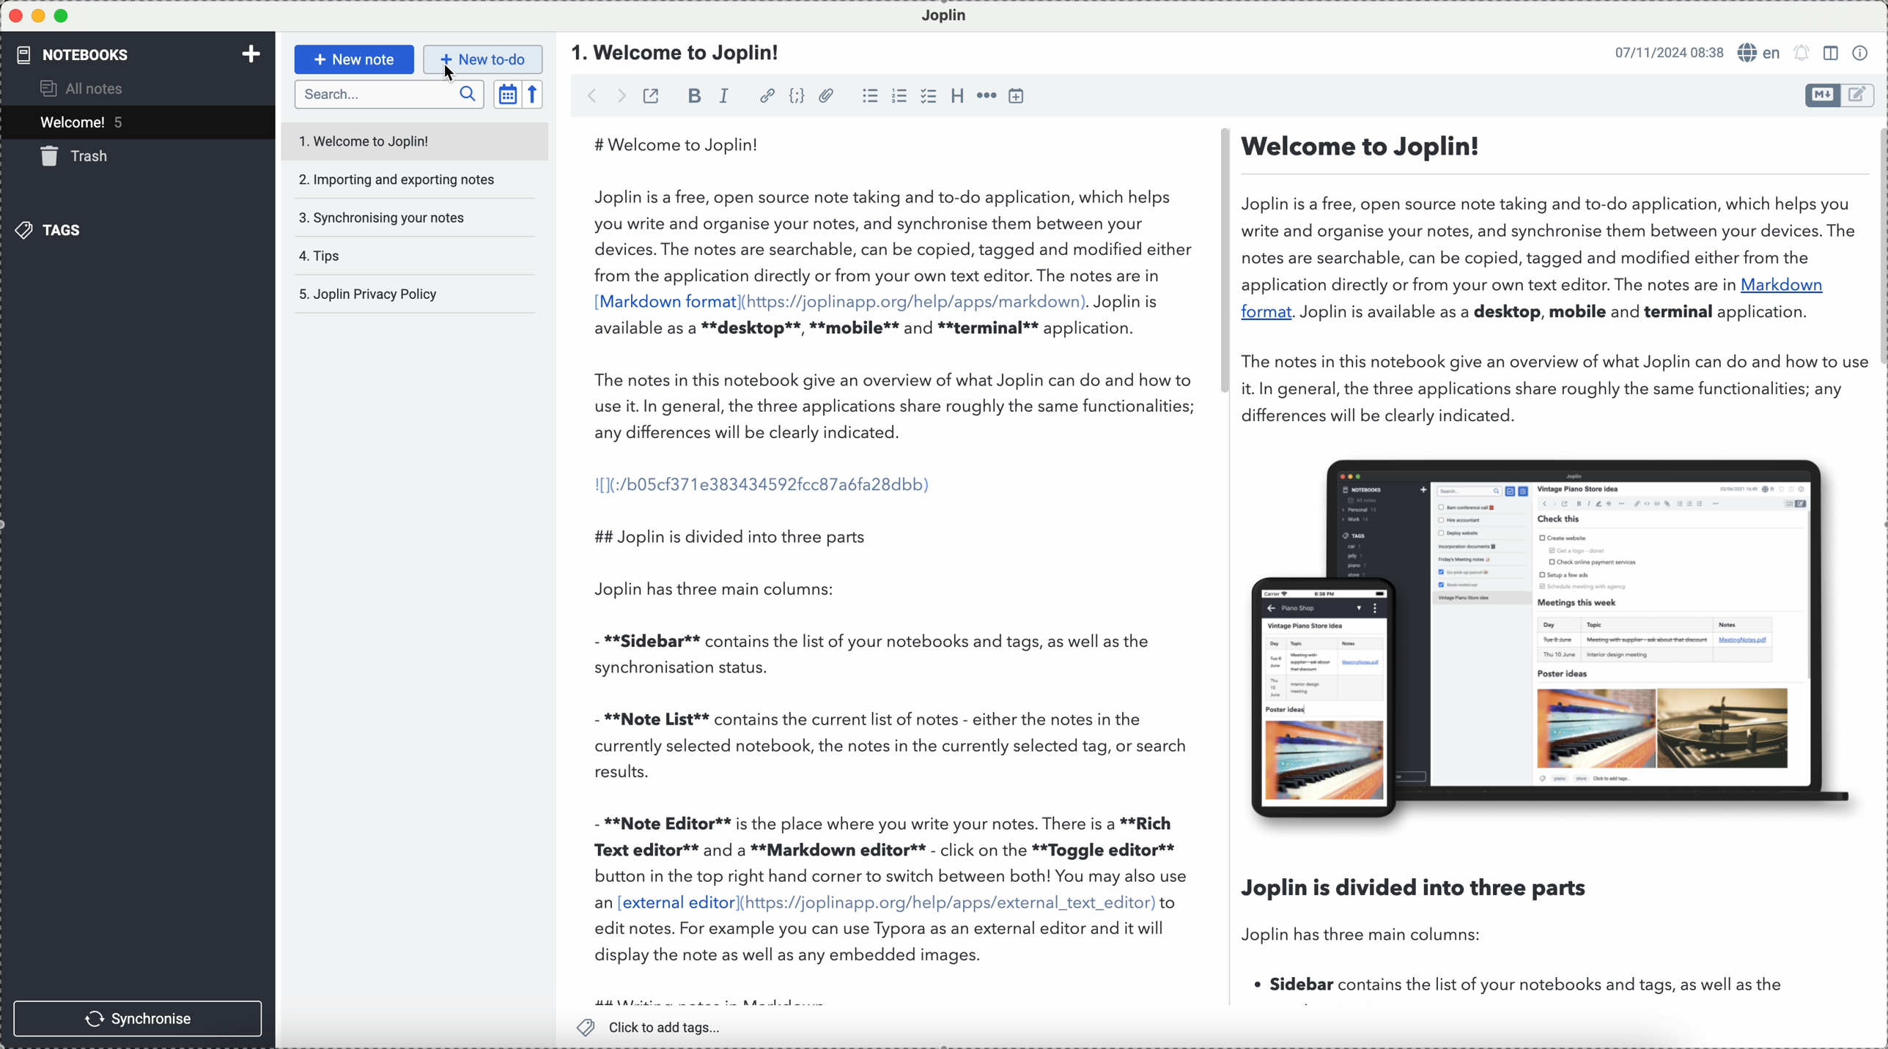 Image resolution: width=1888 pixels, height=1049 pixels. Describe the element at coordinates (415, 179) in the screenshot. I see `importing and exporting notes` at that location.